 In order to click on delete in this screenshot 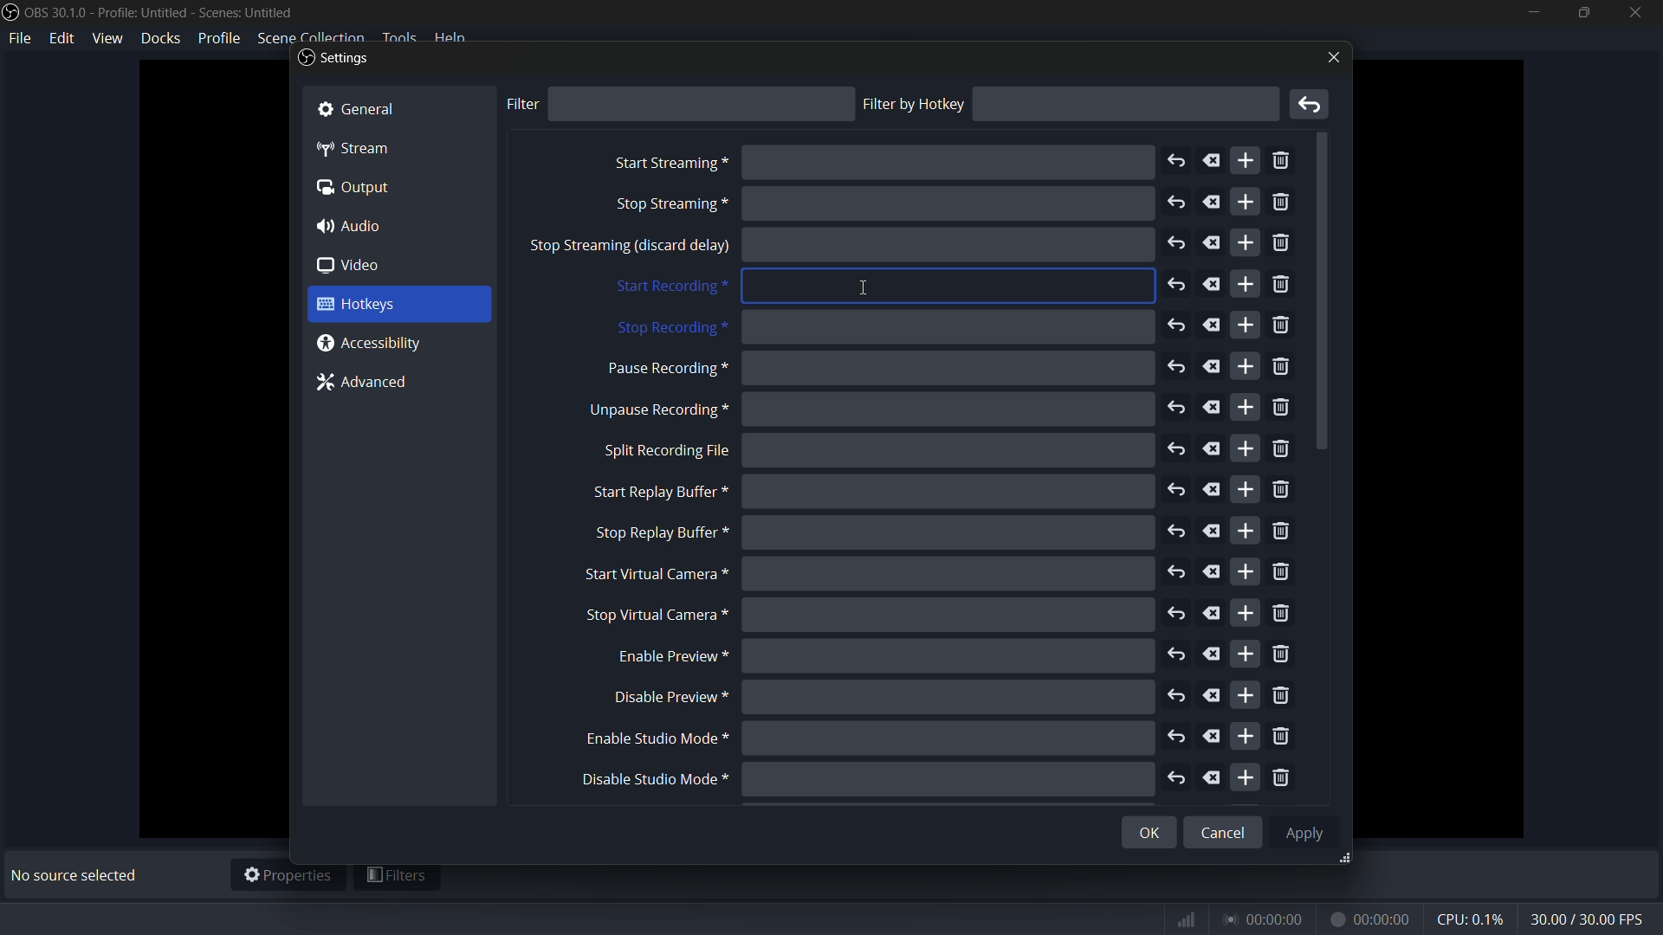, I will do `click(1212, 613)`.